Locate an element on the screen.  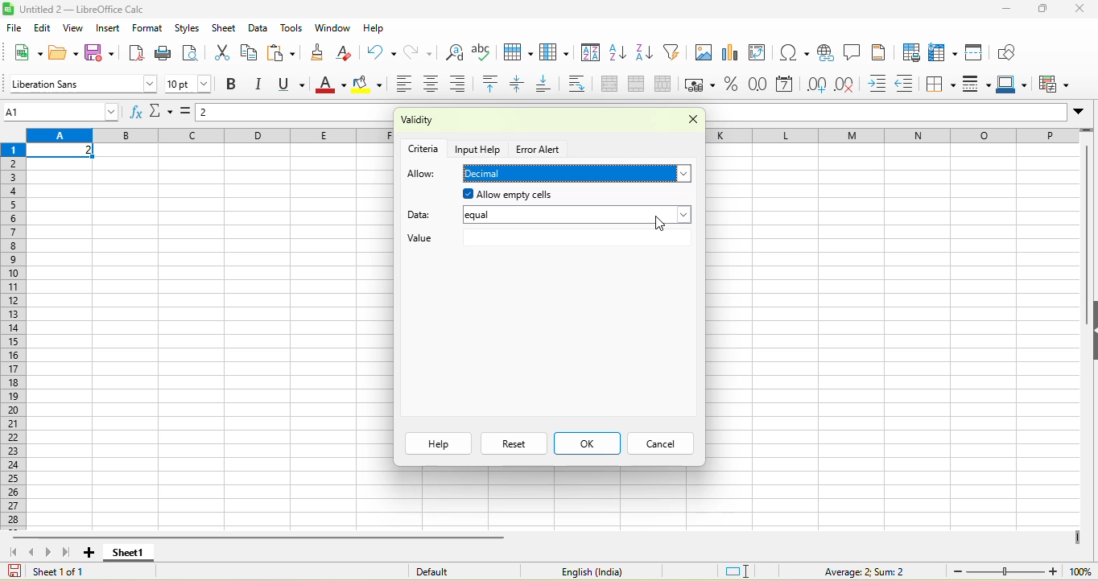
sheet is located at coordinates (224, 28).